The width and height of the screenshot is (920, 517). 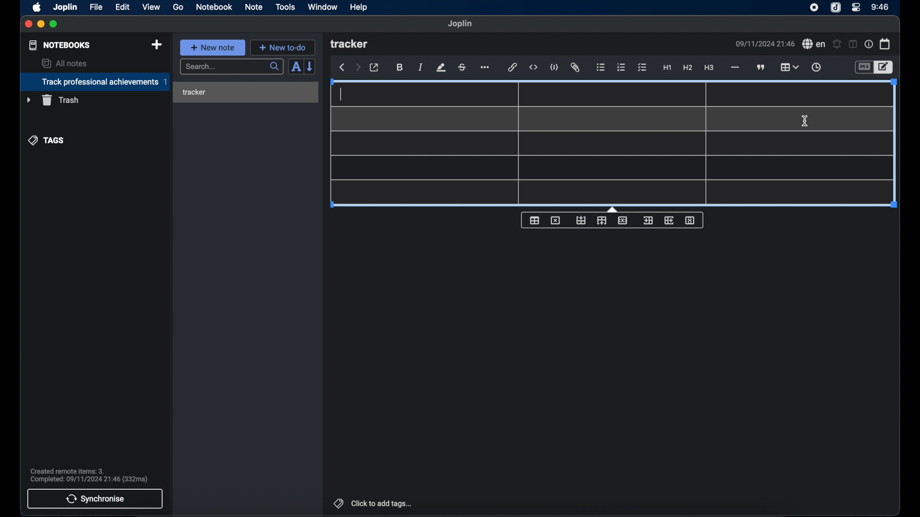 I want to click on notebook, so click(x=214, y=7).